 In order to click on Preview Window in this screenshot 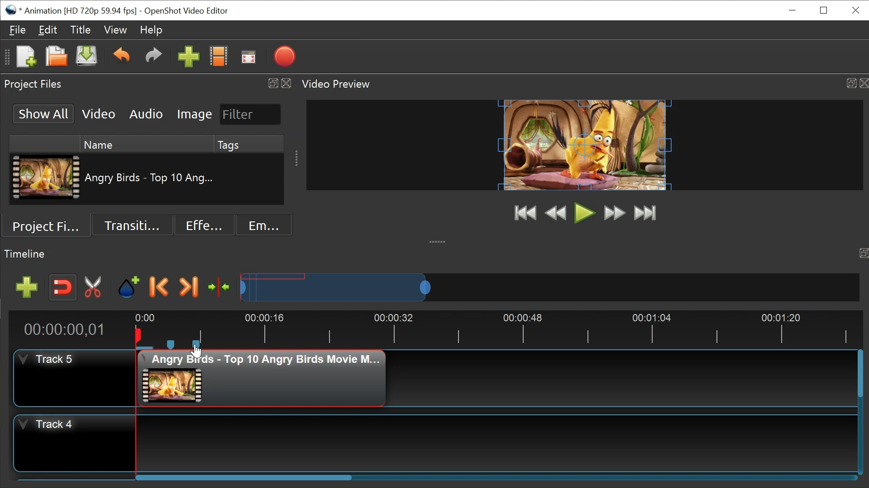, I will do `click(585, 145)`.